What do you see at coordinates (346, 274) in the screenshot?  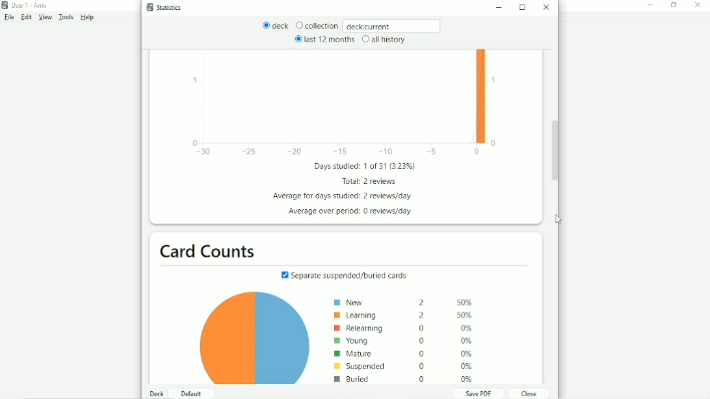 I see `8 Separate suspended/buried cards` at bounding box center [346, 274].